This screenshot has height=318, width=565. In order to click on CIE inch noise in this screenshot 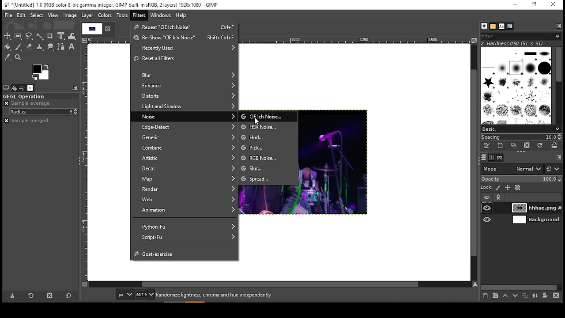, I will do `click(267, 117)`.